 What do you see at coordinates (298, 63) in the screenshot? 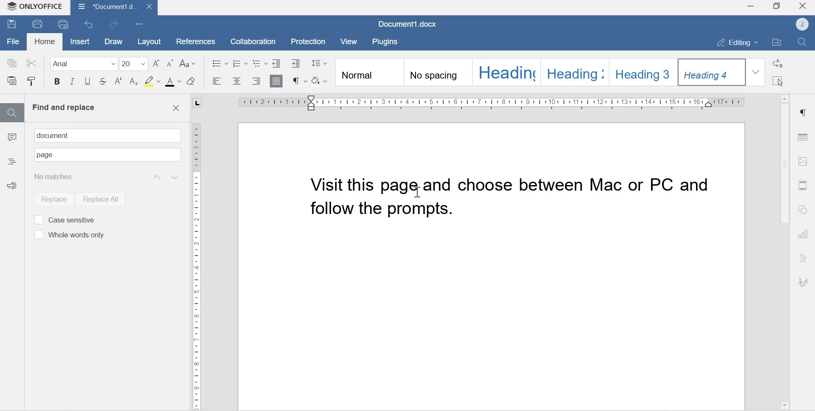
I see `Decrease Indent` at bounding box center [298, 63].